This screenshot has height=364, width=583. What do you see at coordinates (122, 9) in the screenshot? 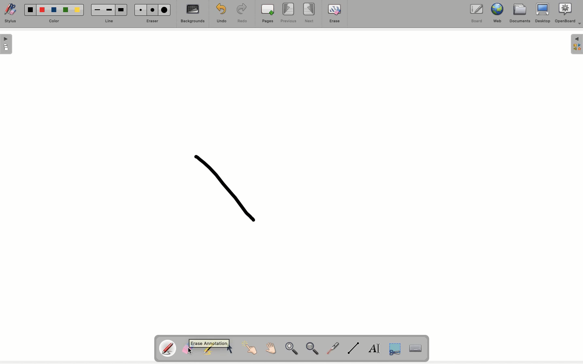
I see `Large` at bounding box center [122, 9].